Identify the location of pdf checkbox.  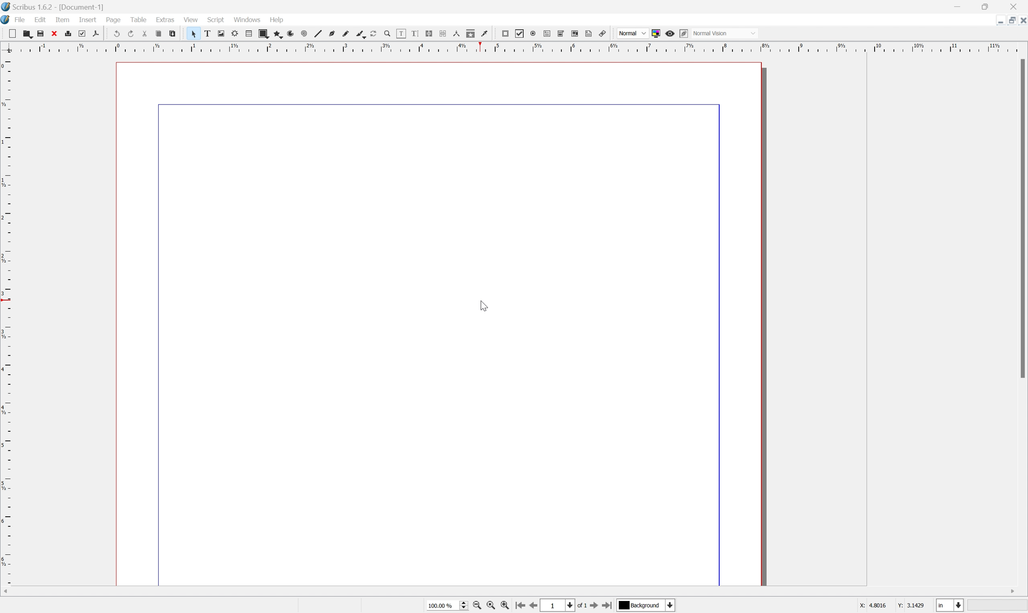
(520, 33).